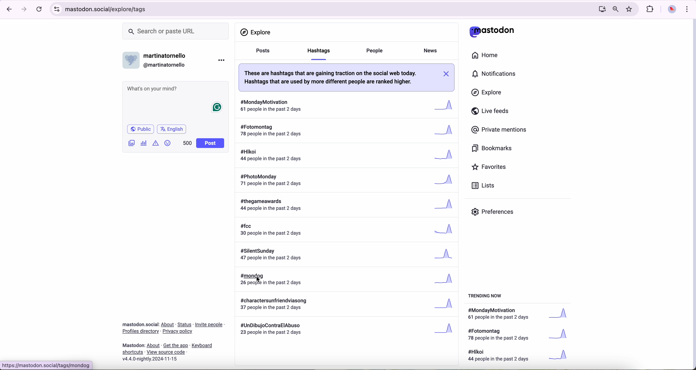  I want to click on graph, so click(561, 335).